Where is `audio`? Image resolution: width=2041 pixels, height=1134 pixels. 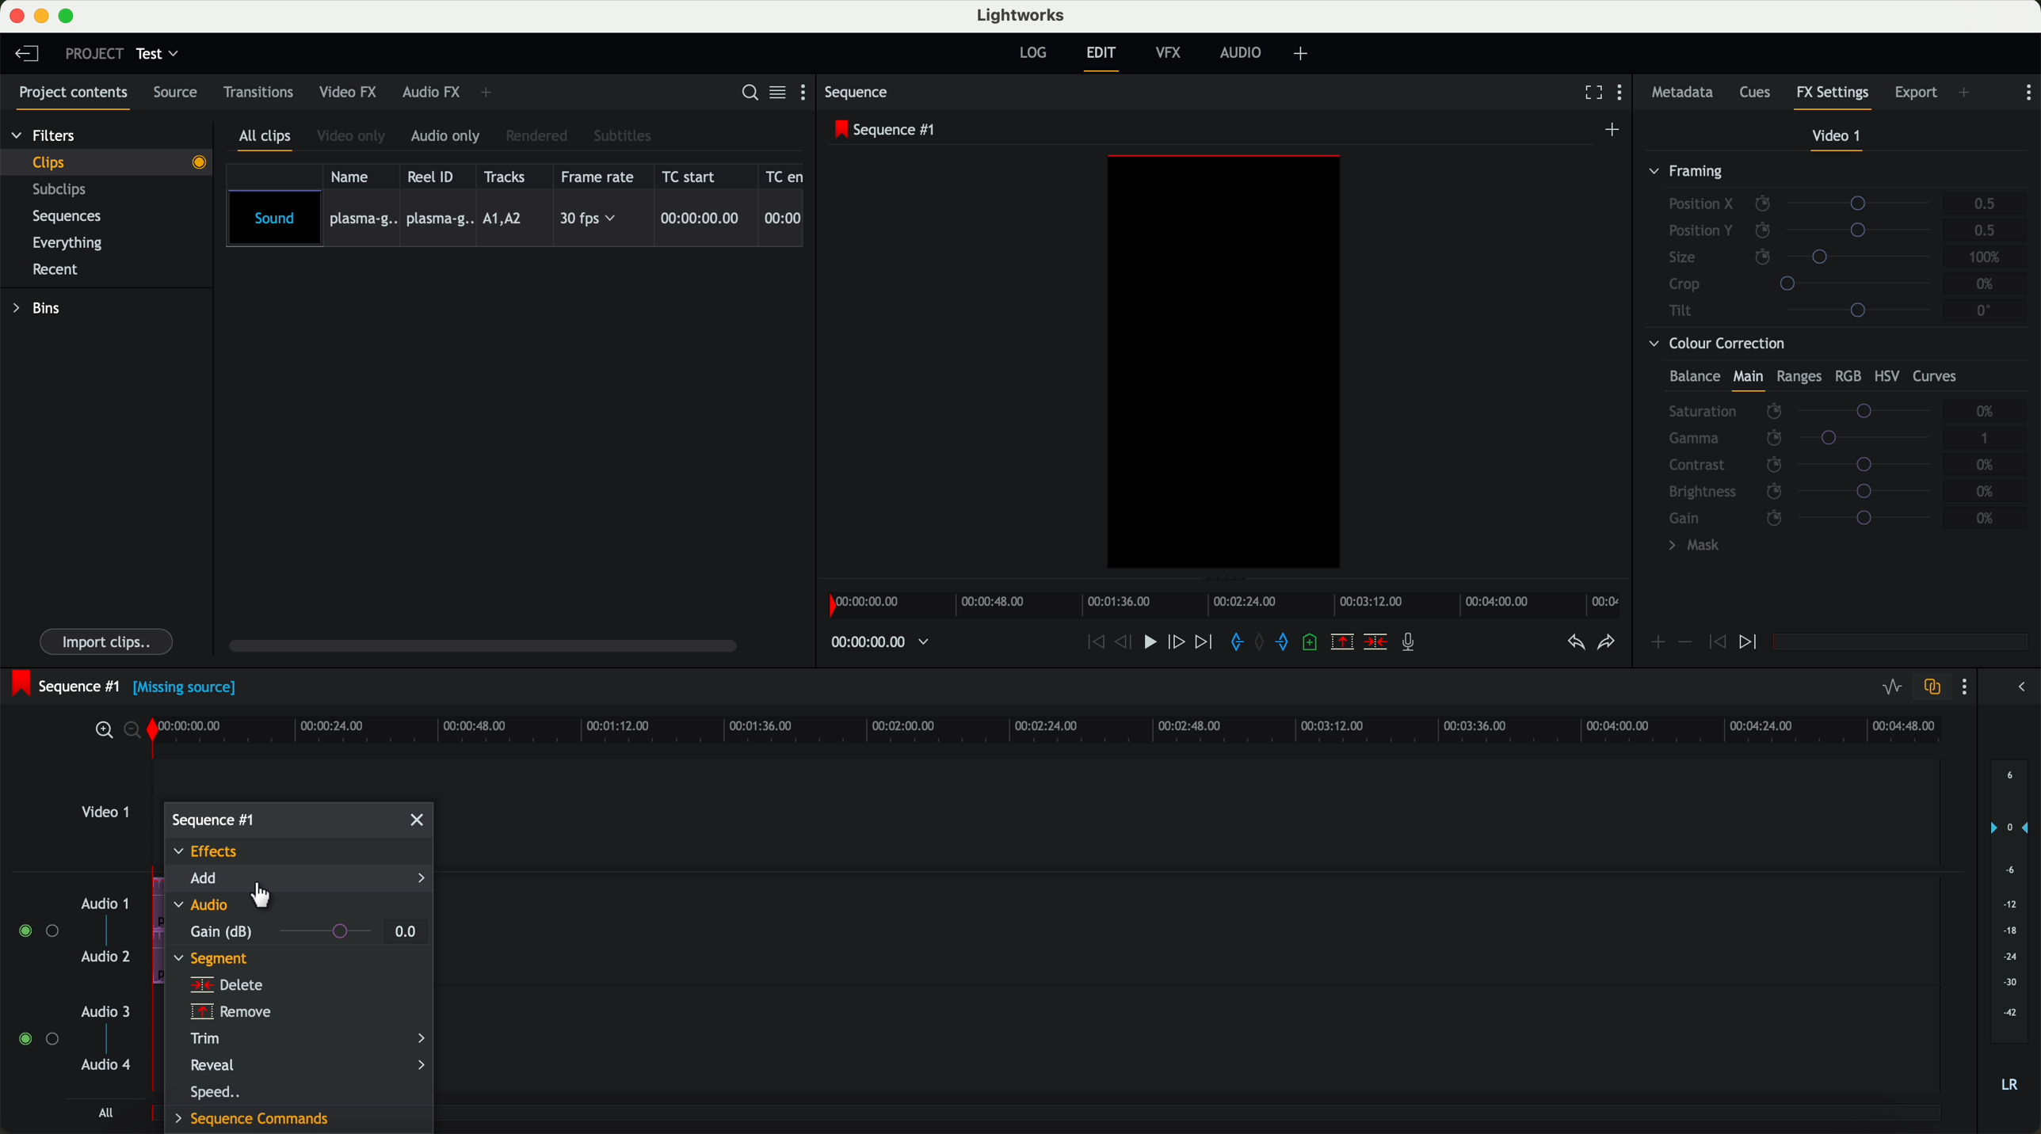 audio is located at coordinates (1245, 54).